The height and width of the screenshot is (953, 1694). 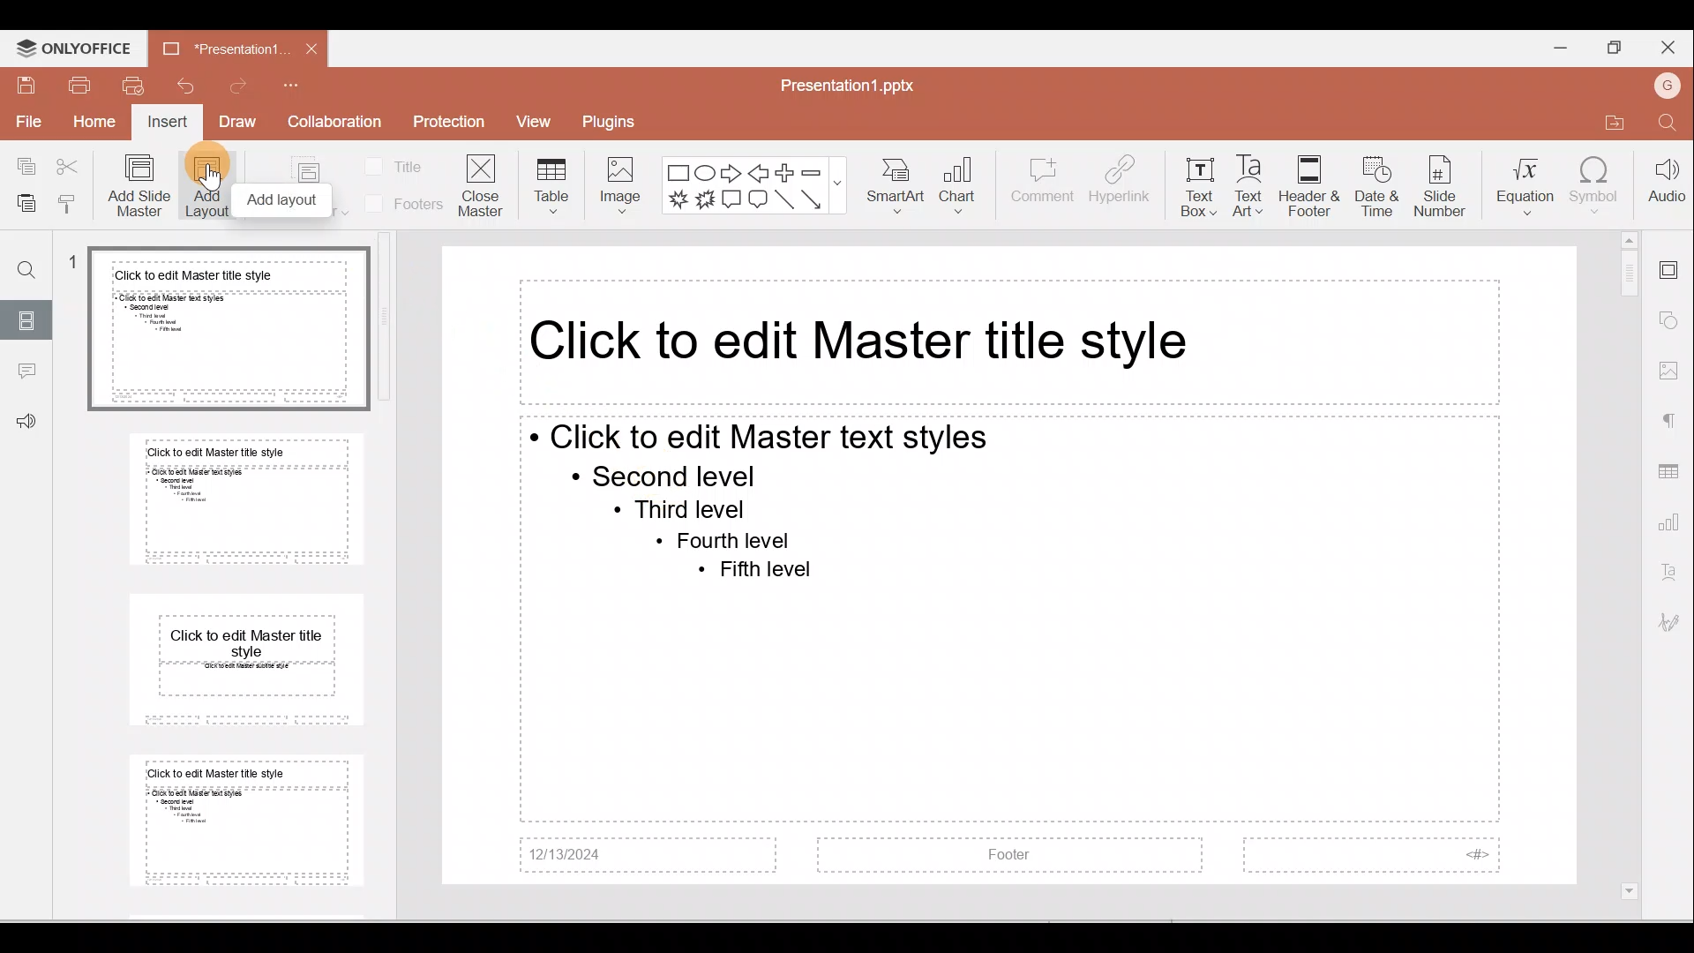 What do you see at coordinates (212, 177) in the screenshot?
I see `hand cursor` at bounding box center [212, 177].